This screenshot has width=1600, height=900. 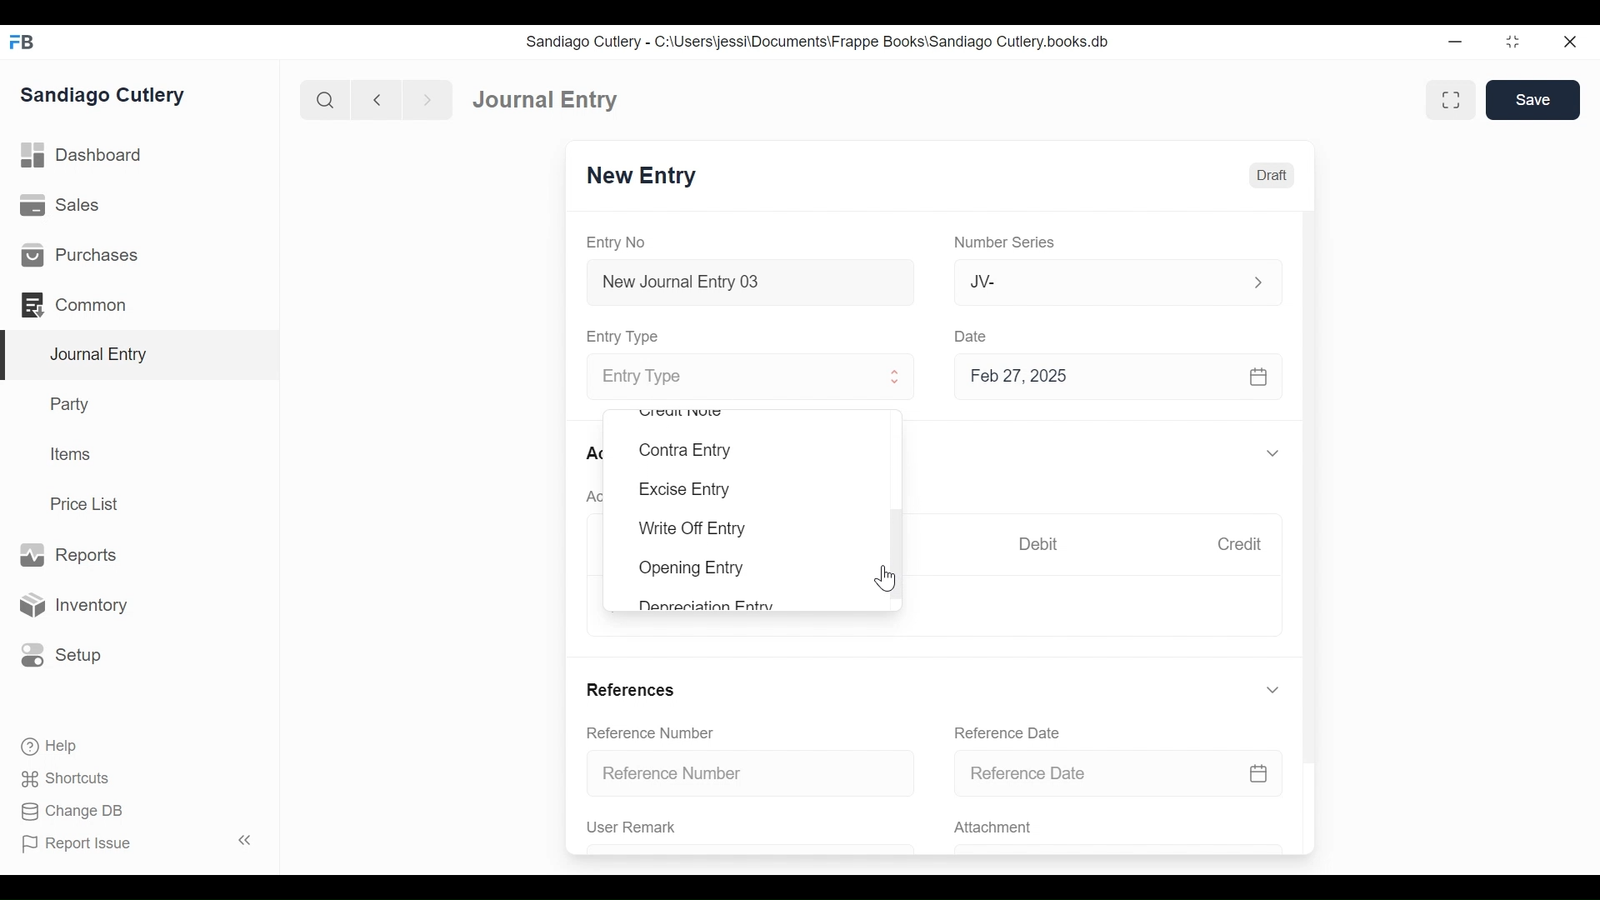 What do you see at coordinates (1087, 281) in the screenshot?
I see `JV-` at bounding box center [1087, 281].